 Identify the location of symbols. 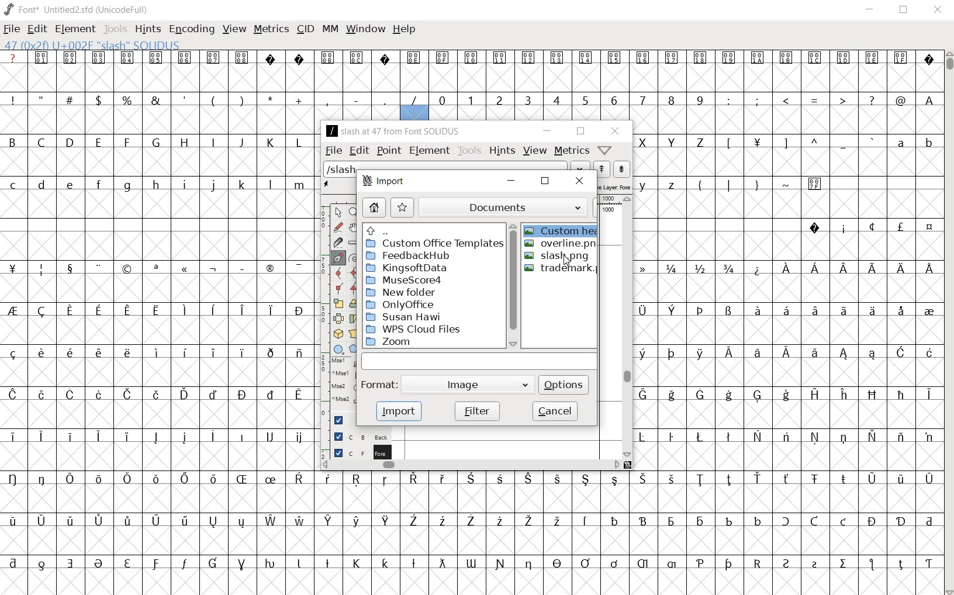
(217, 99).